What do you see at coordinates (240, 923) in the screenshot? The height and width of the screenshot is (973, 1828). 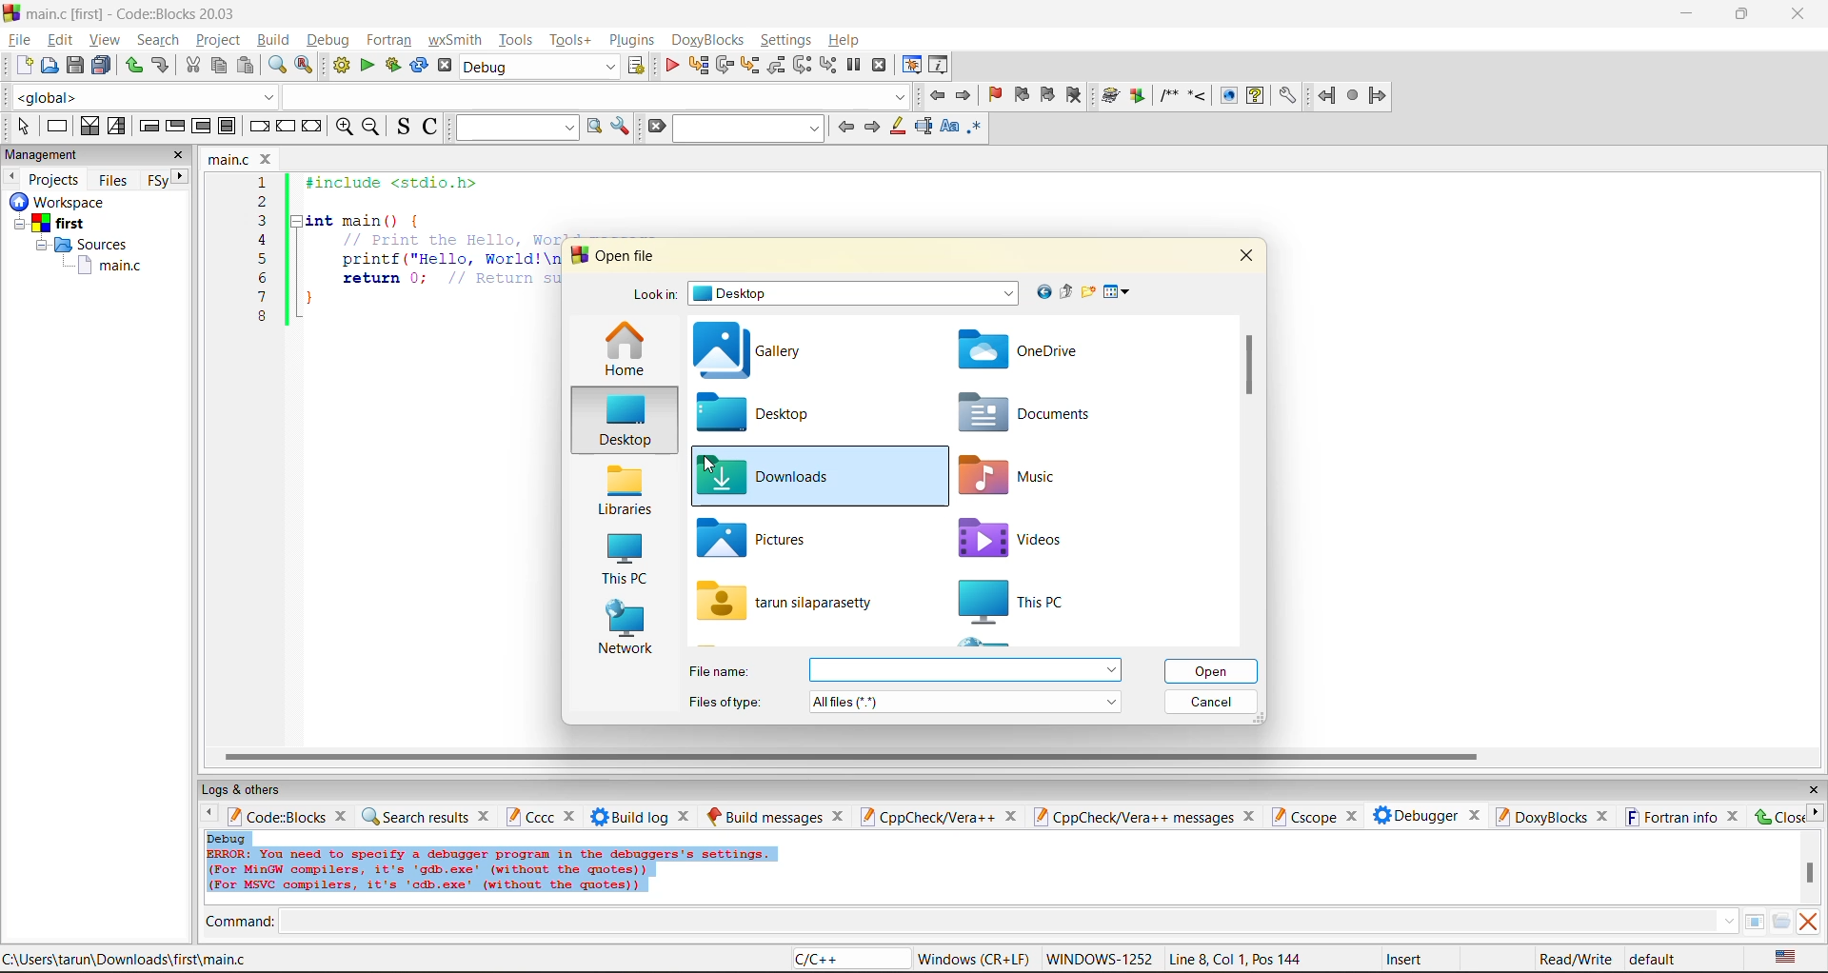 I see `command` at bounding box center [240, 923].